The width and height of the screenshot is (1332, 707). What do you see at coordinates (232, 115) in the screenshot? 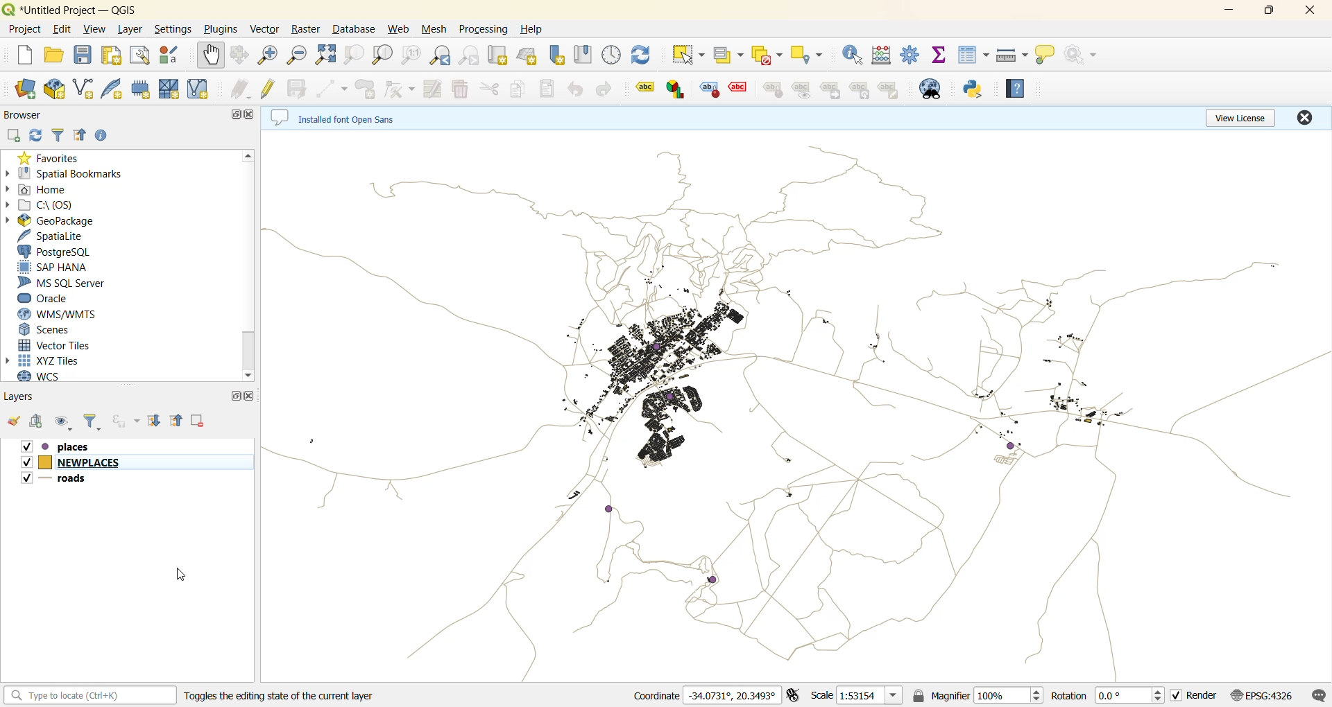
I see `maximize` at bounding box center [232, 115].